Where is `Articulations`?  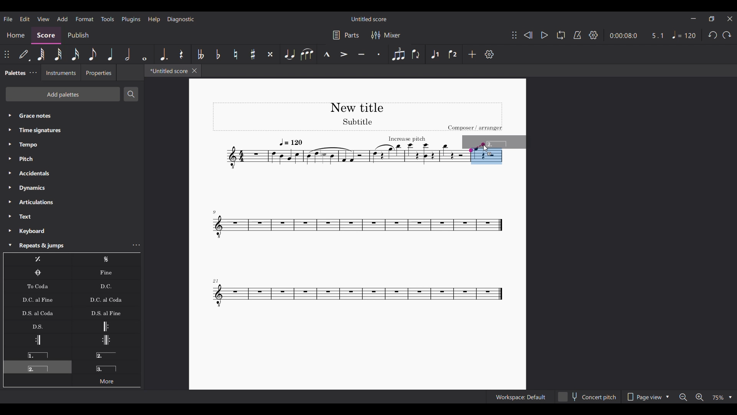
Articulations is located at coordinates (72, 202).